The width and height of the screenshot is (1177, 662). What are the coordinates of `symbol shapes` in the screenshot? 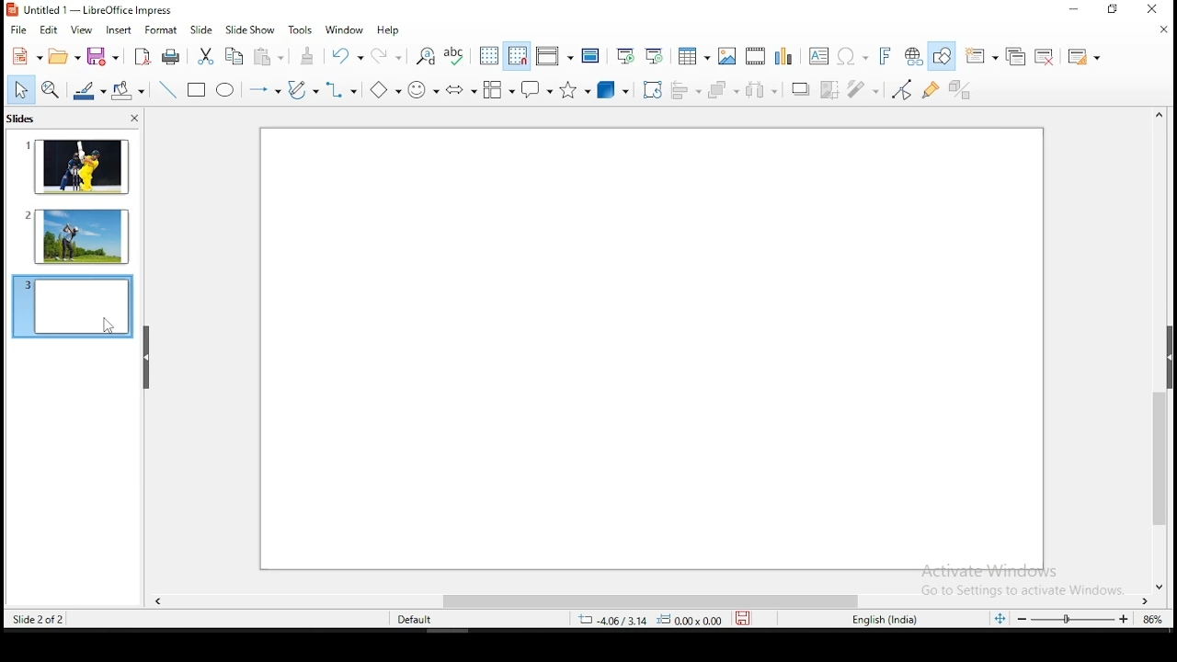 It's located at (422, 89).